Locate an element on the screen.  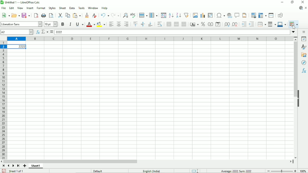
Border style is located at coordinates (272, 25).